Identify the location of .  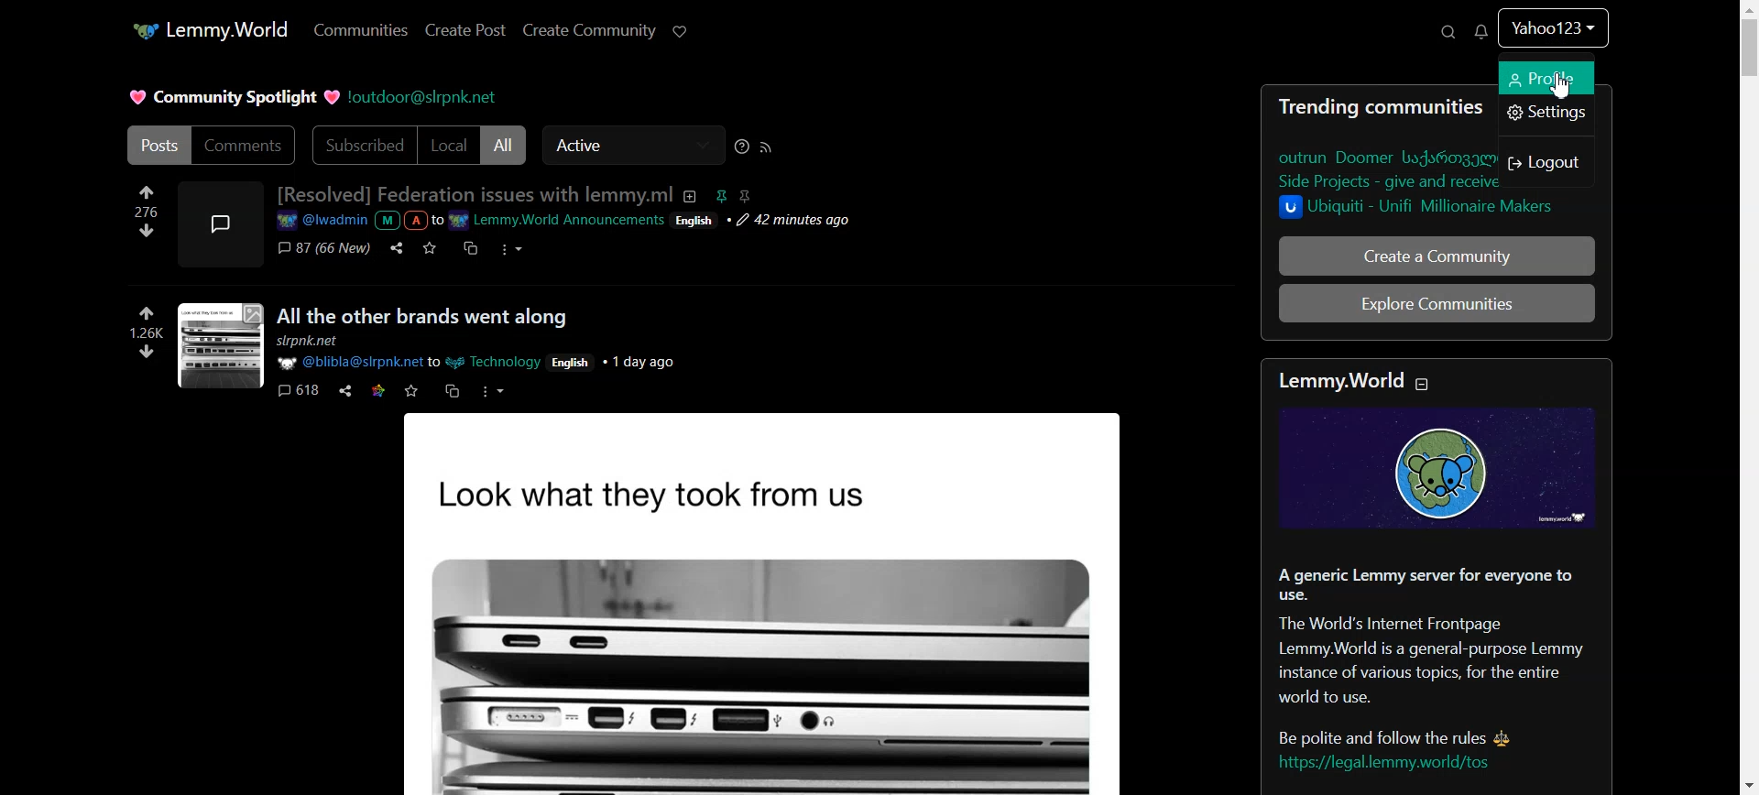
(222, 345).